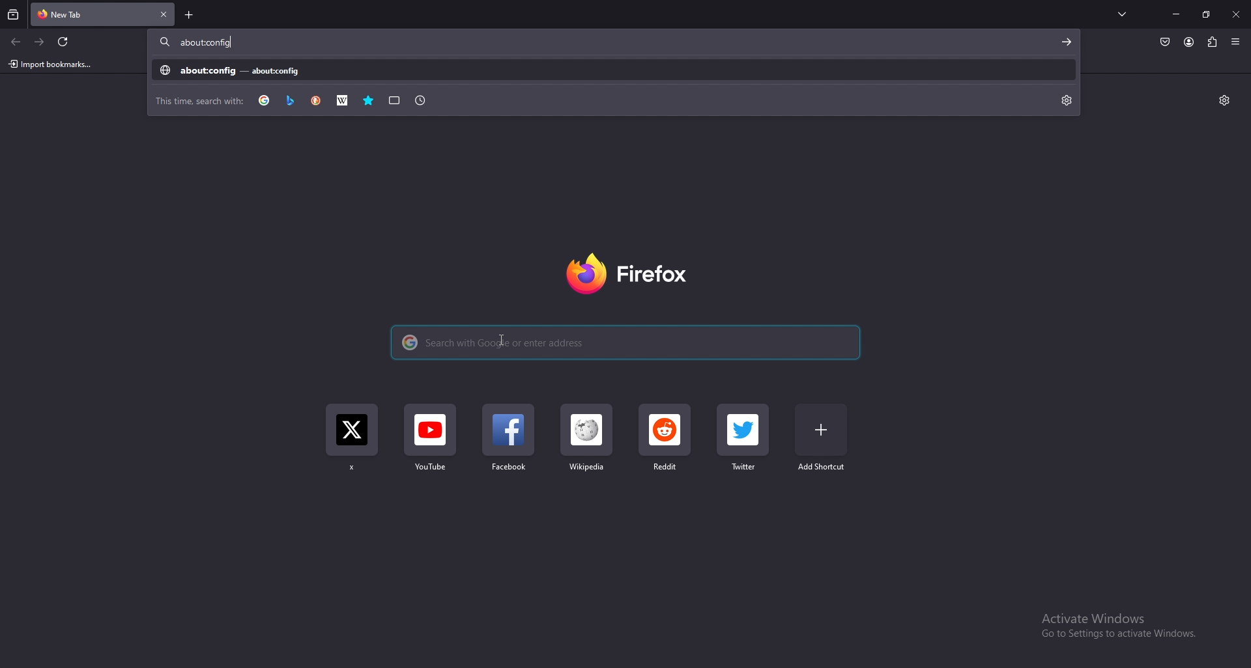  Describe the element at coordinates (821, 438) in the screenshot. I see `add shortcut` at that location.